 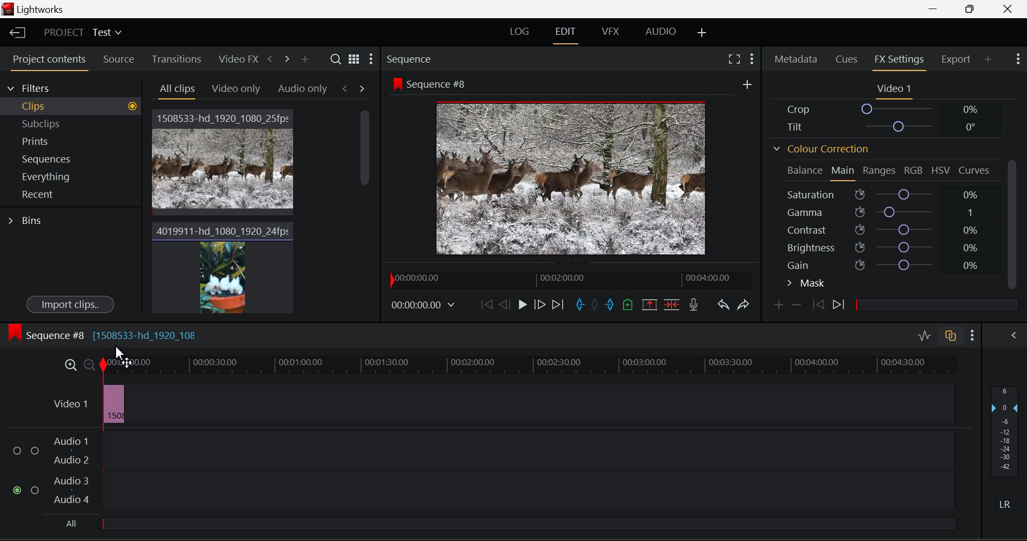 What do you see at coordinates (754, 61) in the screenshot?
I see `Show Settings Menu` at bounding box center [754, 61].